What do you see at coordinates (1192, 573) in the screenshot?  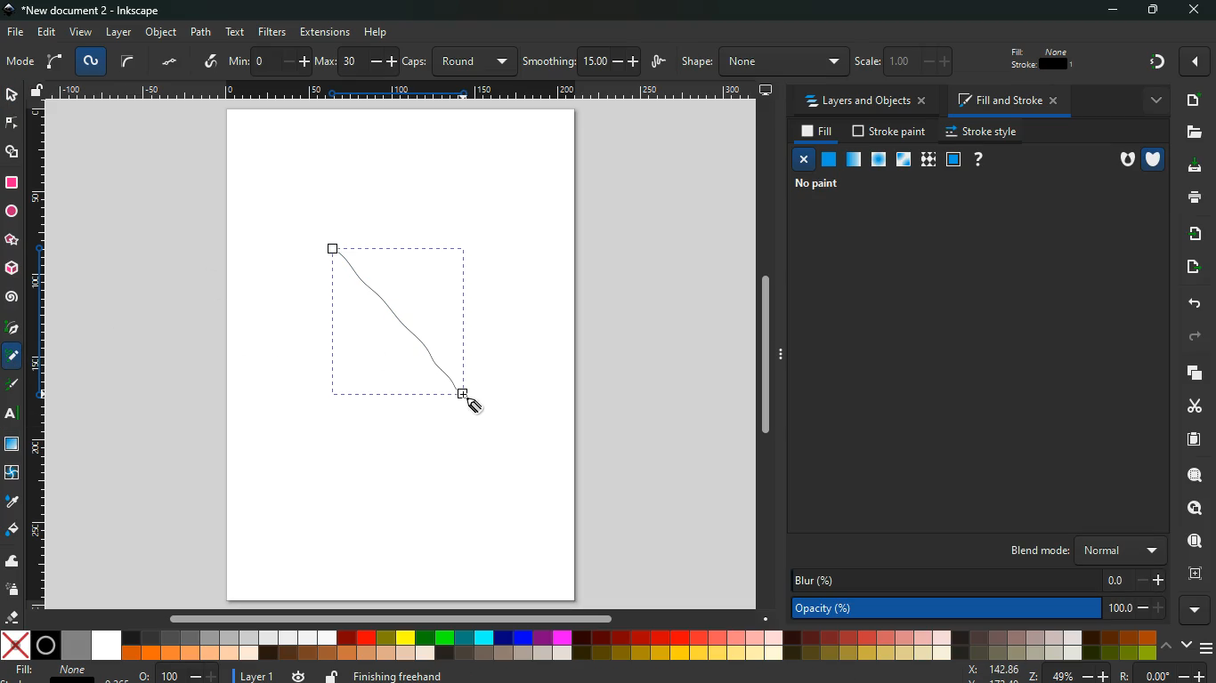 I see `frame` at bounding box center [1192, 573].